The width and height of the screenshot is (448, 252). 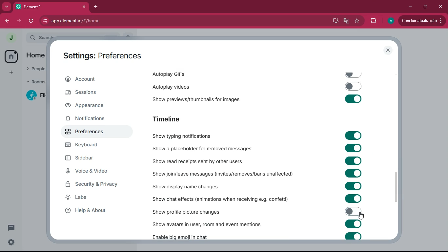 I want to click on account, so click(x=97, y=80).